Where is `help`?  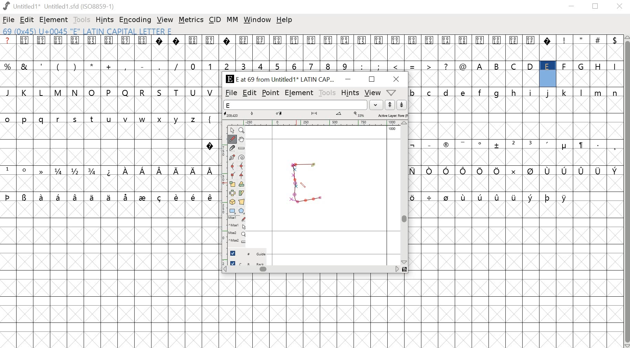
help is located at coordinates (284, 20).